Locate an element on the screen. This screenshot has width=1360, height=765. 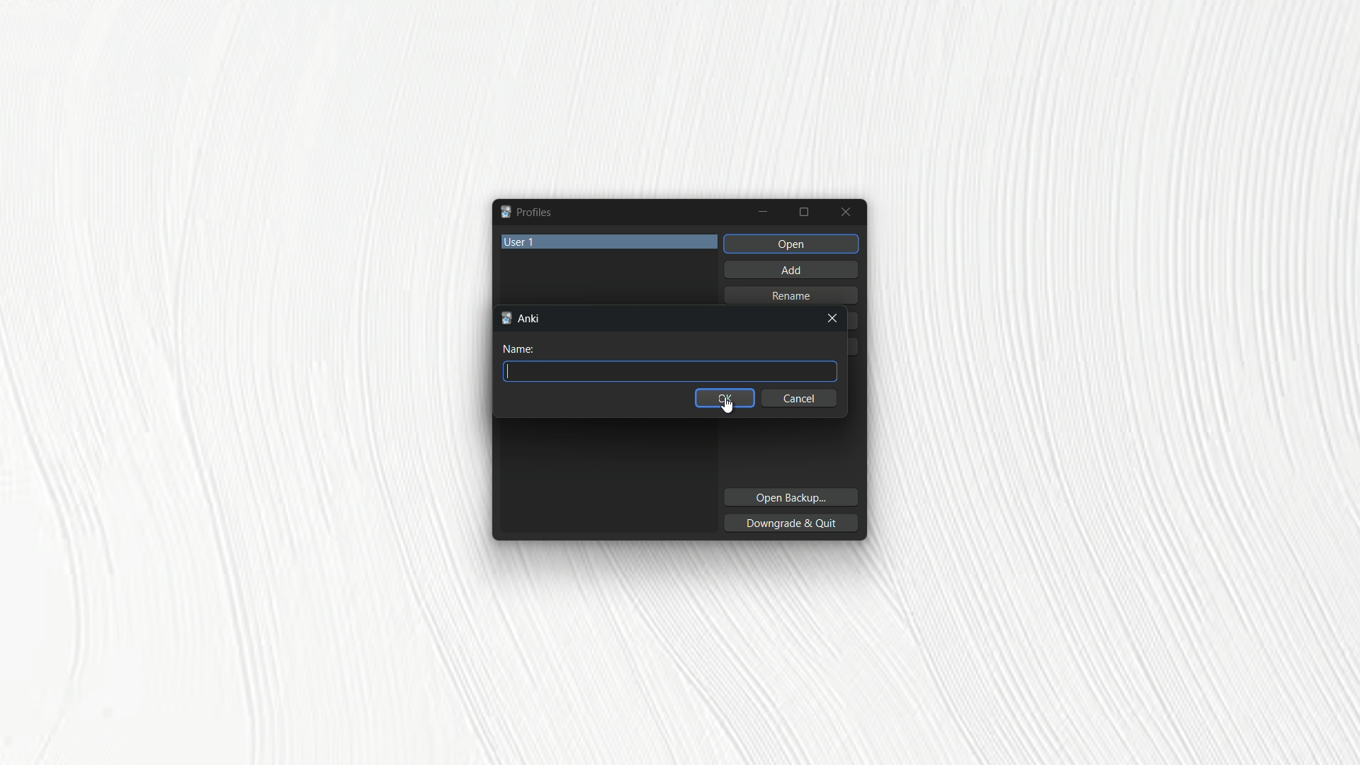
Downgrade and quit is located at coordinates (793, 522).